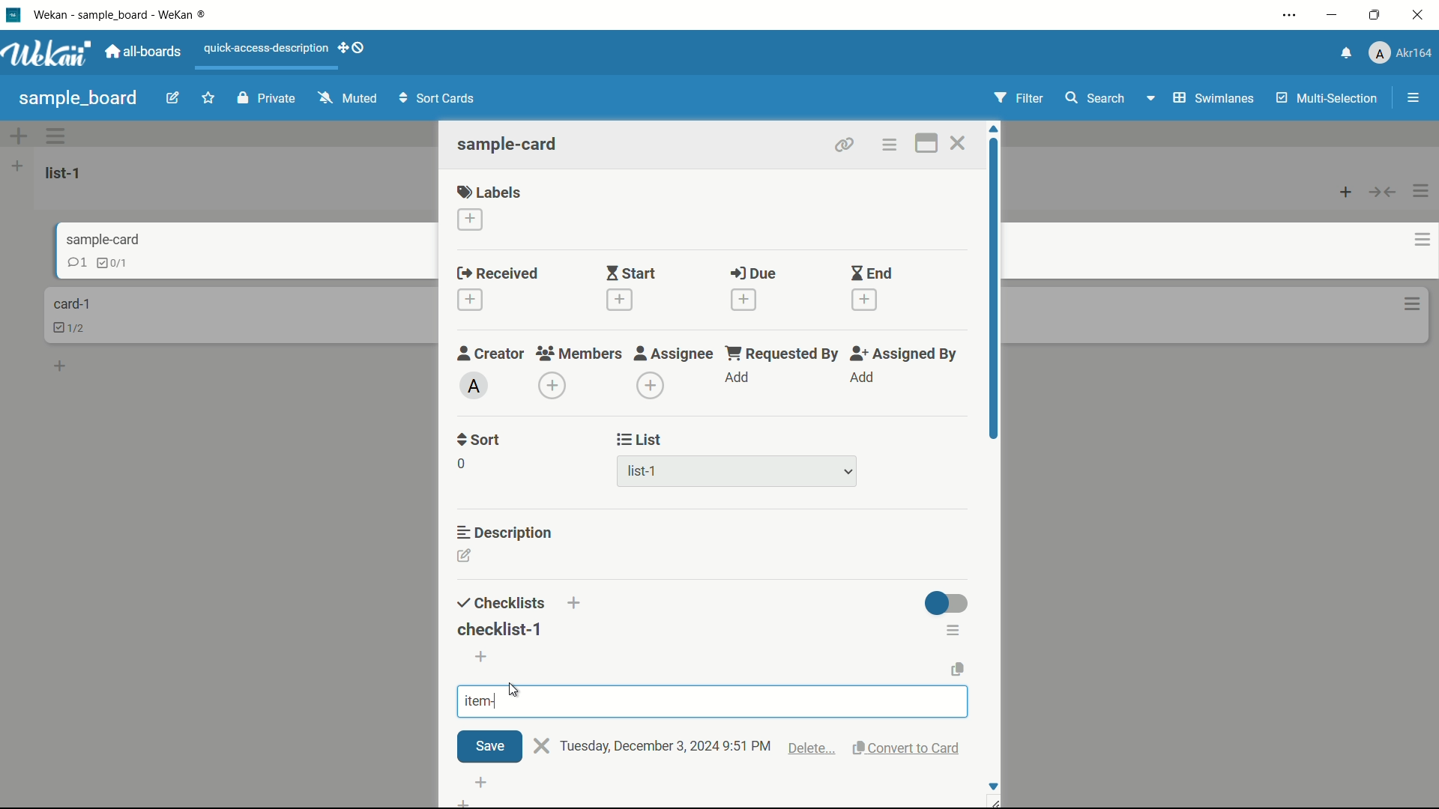  What do you see at coordinates (906, 354) in the screenshot?
I see `assigned by` at bounding box center [906, 354].